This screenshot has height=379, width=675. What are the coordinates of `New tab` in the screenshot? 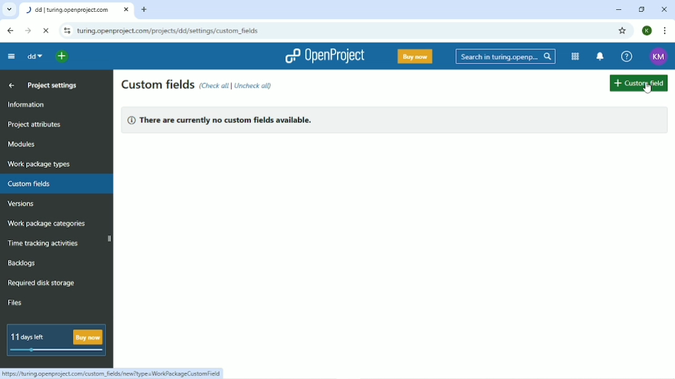 It's located at (145, 10).